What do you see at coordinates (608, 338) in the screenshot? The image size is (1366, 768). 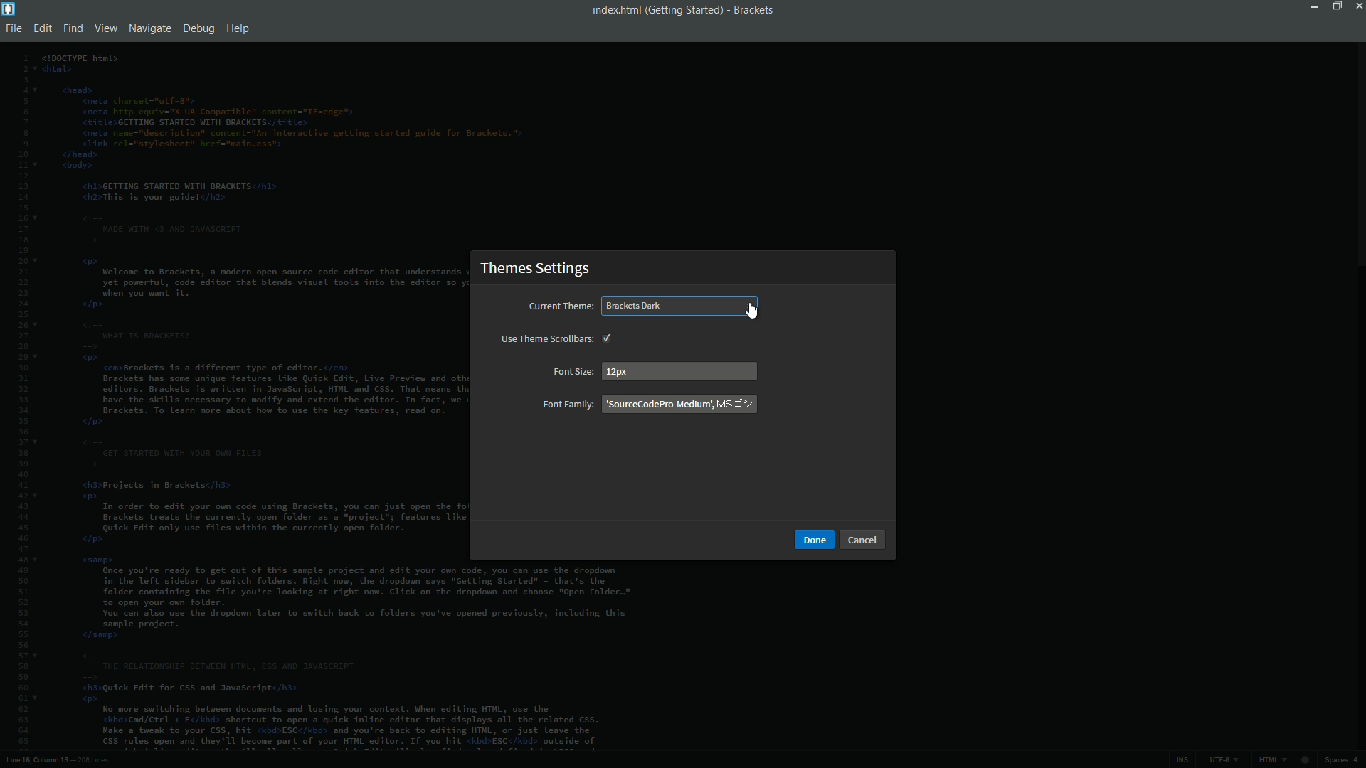 I see `check` at bounding box center [608, 338].